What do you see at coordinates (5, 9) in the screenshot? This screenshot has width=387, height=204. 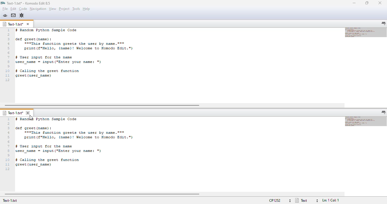 I see `file` at bounding box center [5, 9].